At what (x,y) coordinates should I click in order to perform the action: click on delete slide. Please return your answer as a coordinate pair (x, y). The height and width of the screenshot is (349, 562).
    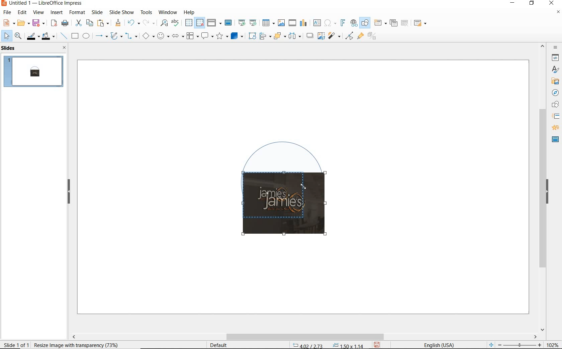
    Looking at the image, I should click on (405, 23).